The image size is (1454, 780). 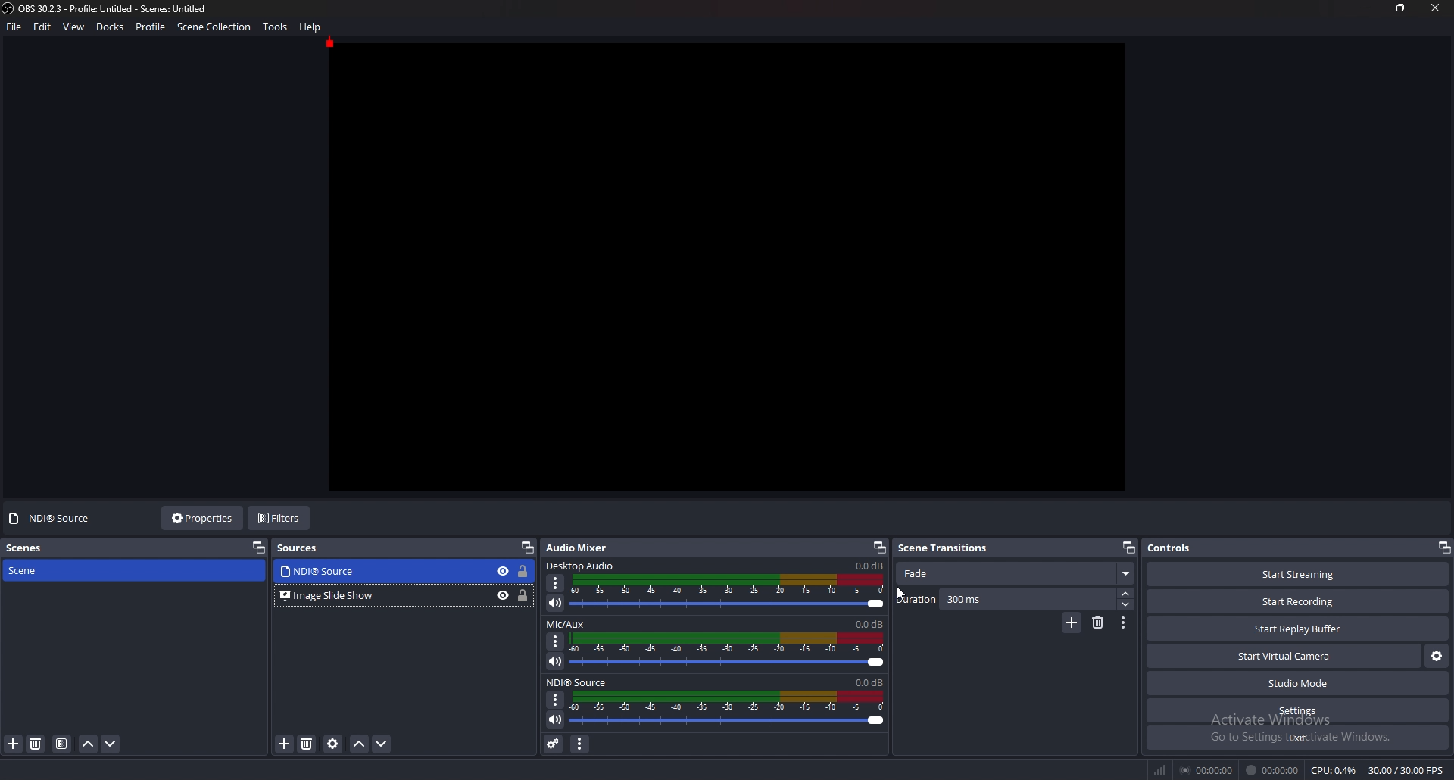 I want to click on scene, so click(x=42, y=571).